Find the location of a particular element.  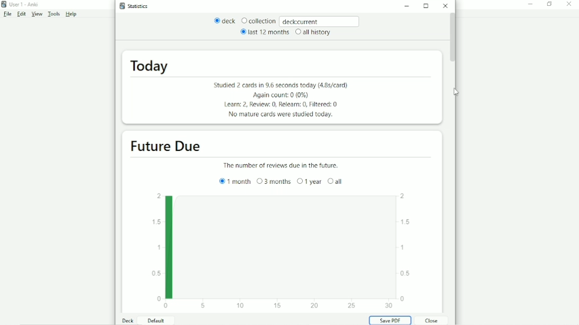

The number of reviews due in the future. is located at coordinates (283, 165).